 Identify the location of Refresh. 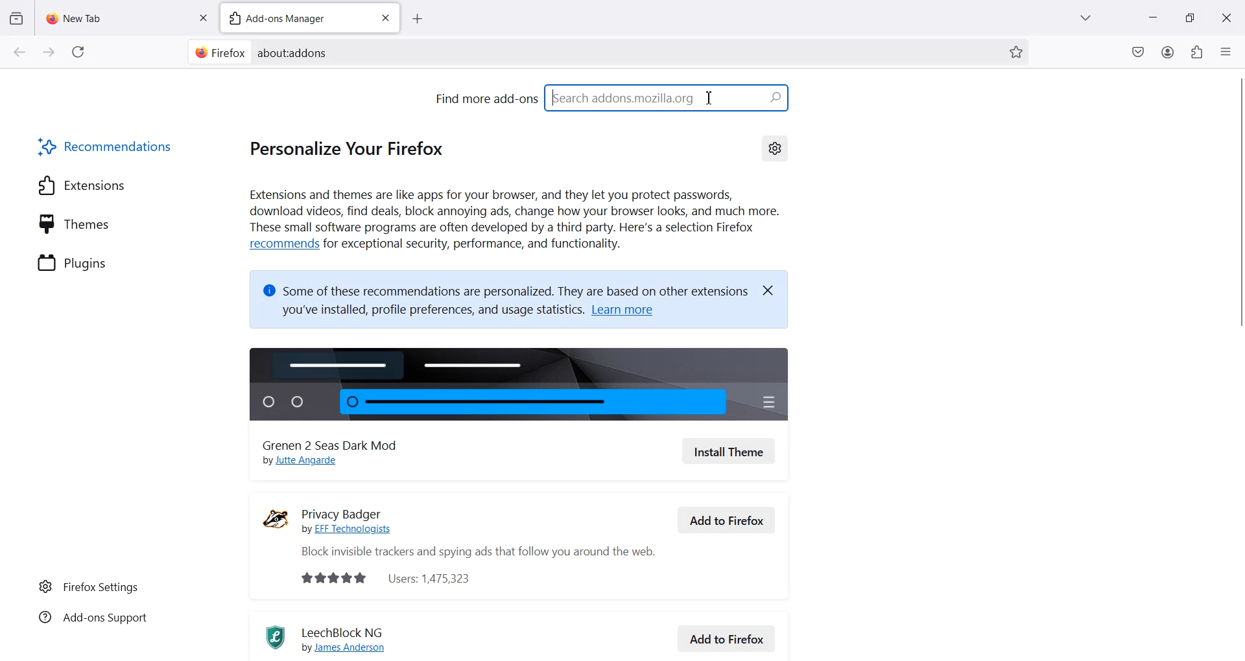
(78, 52).